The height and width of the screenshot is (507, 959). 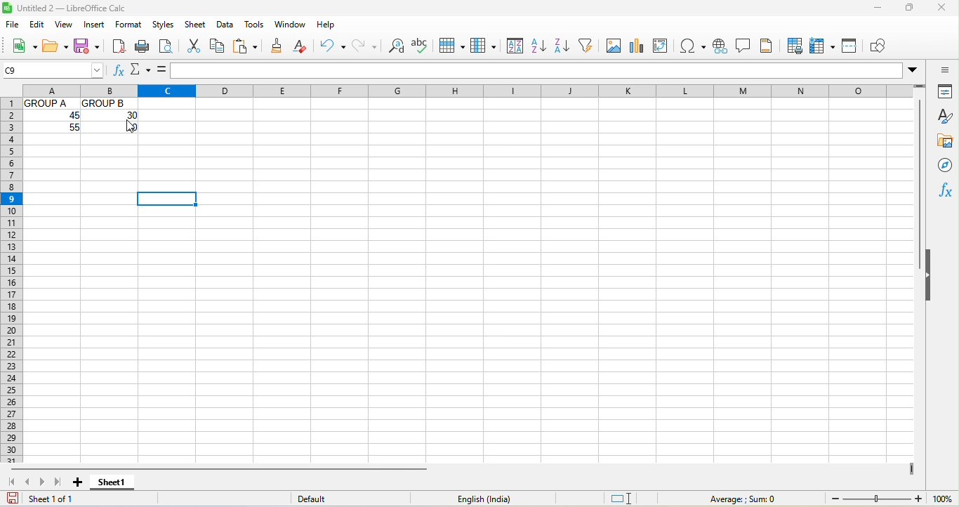 I want to click on hide, so click(x=929, y=275).